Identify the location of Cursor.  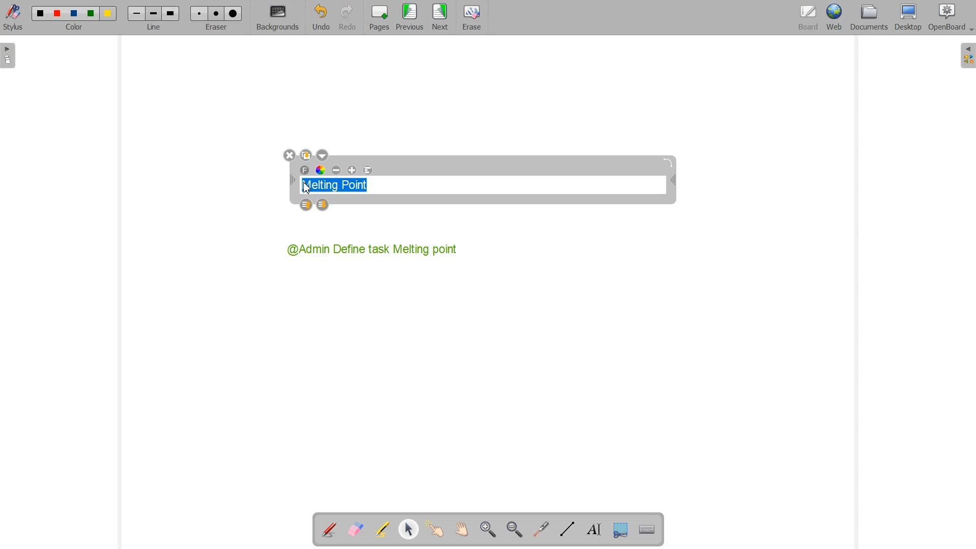
(308, 188).